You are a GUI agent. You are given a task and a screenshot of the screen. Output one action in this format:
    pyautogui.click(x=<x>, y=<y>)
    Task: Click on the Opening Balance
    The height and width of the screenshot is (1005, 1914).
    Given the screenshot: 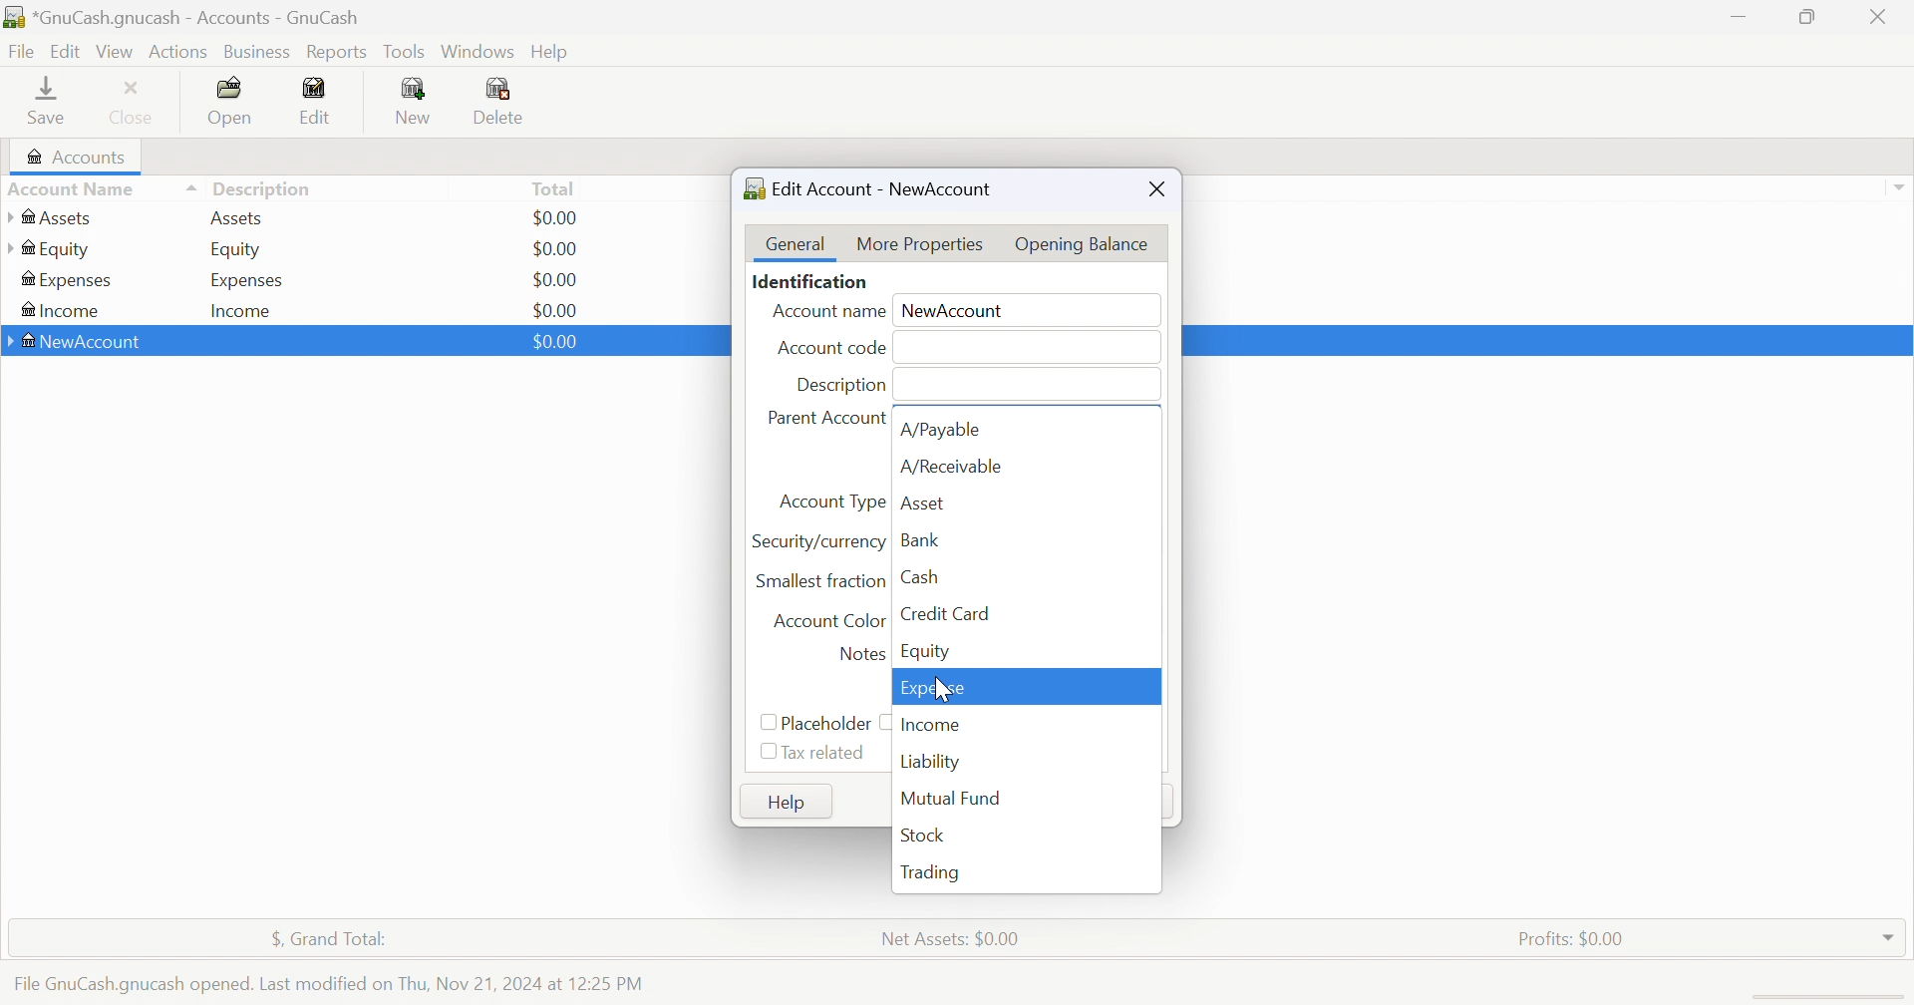 What is the action you would take?
    pyautogui.click(x=1085, y=244)
    